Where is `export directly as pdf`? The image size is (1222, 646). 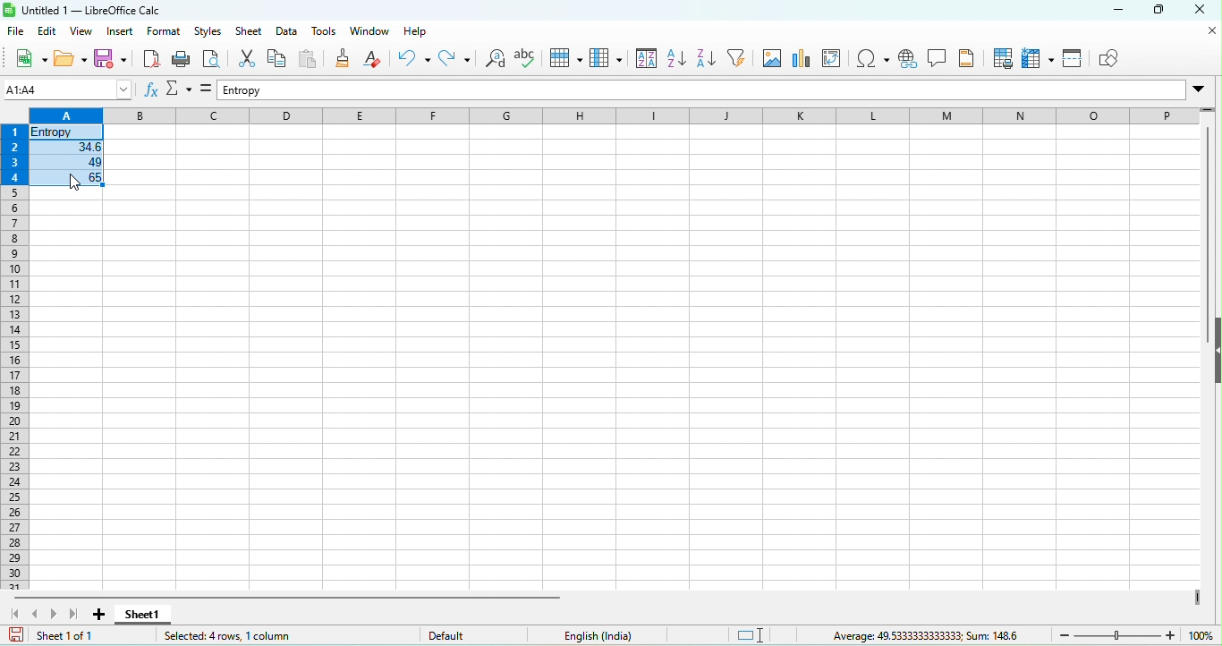 export directly as pdf is located at coordinates (154, 58).